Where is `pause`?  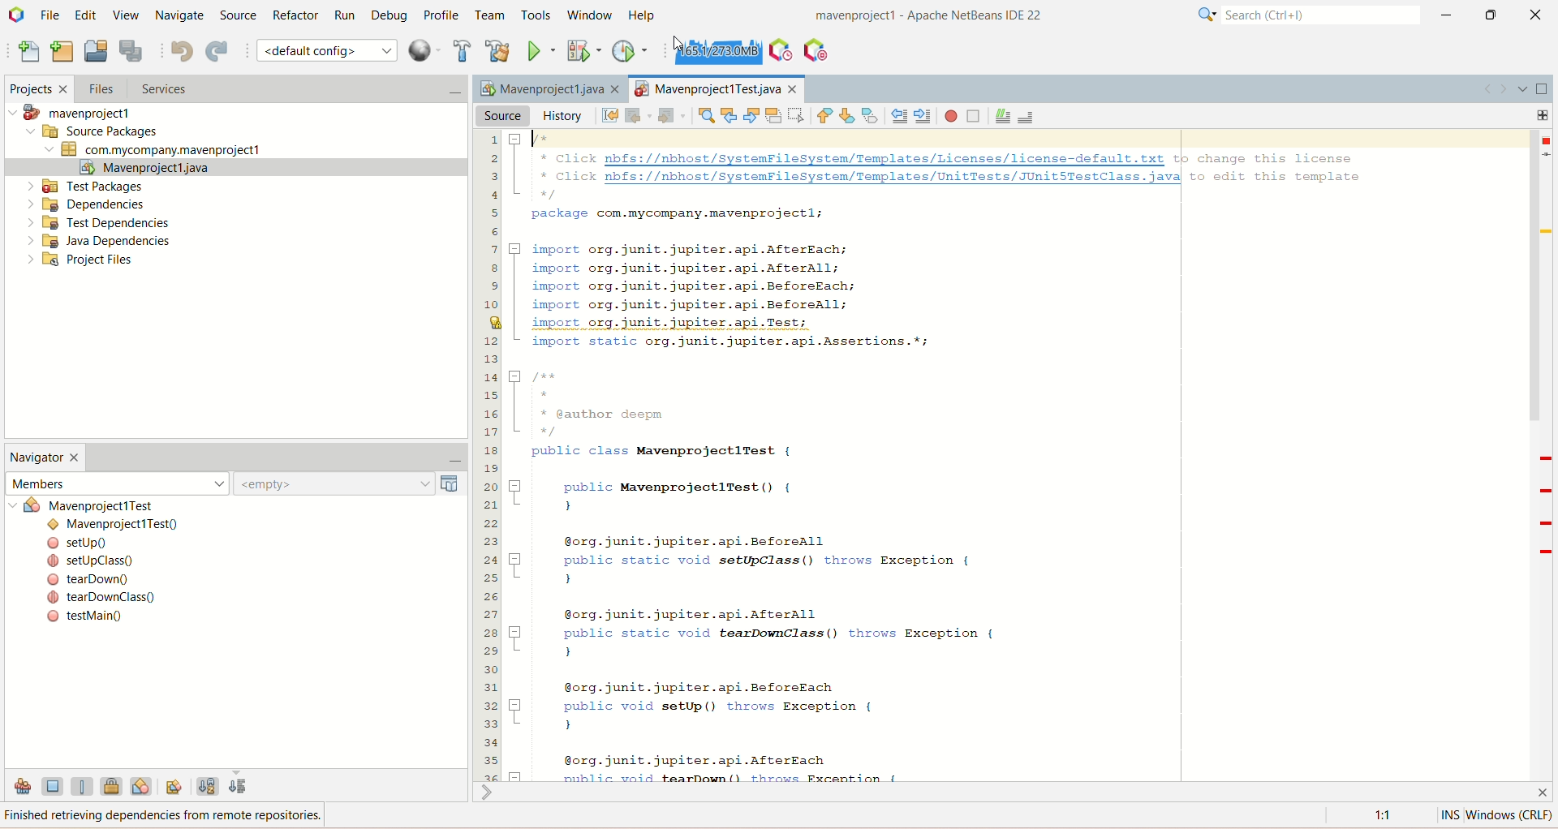
pause is located at coordinates (816, 46).